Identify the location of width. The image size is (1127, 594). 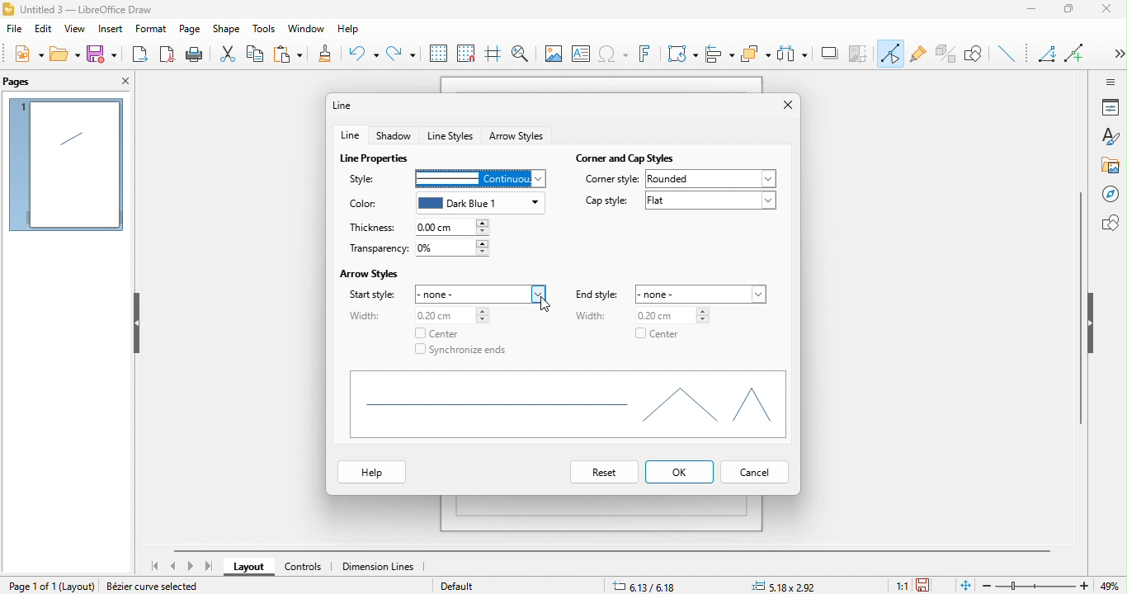
(366, 315).